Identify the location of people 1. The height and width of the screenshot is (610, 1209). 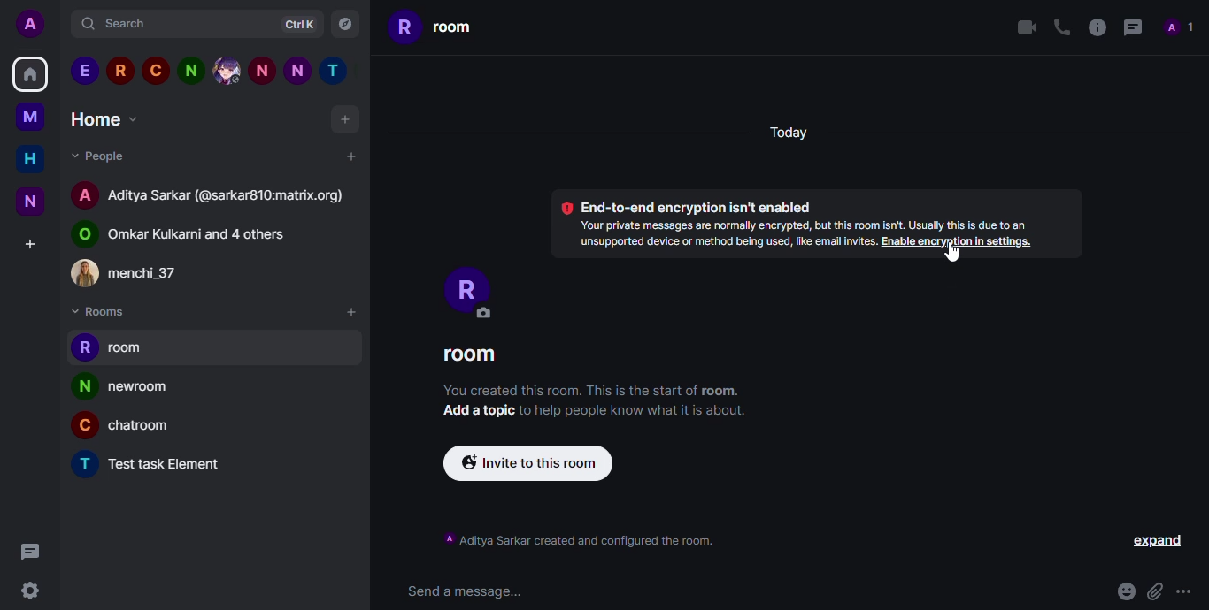
(84, 71).